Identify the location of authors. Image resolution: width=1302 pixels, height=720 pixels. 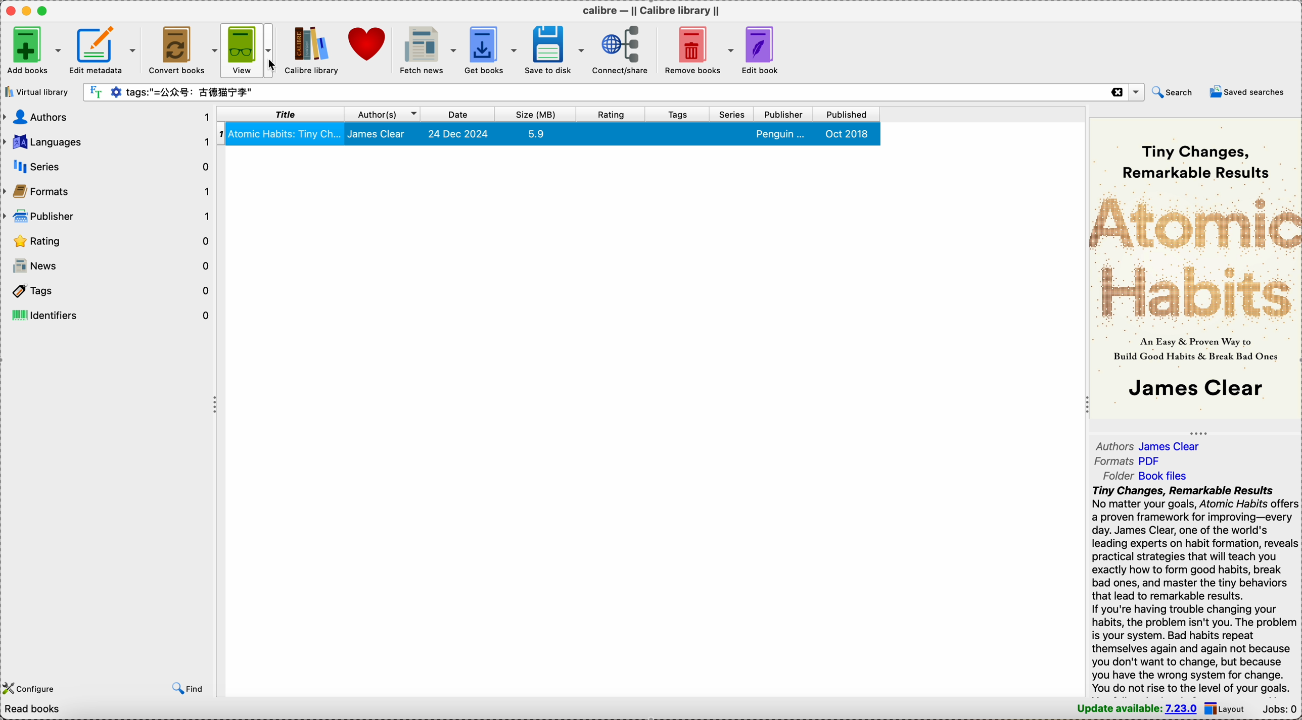
(108, 118).